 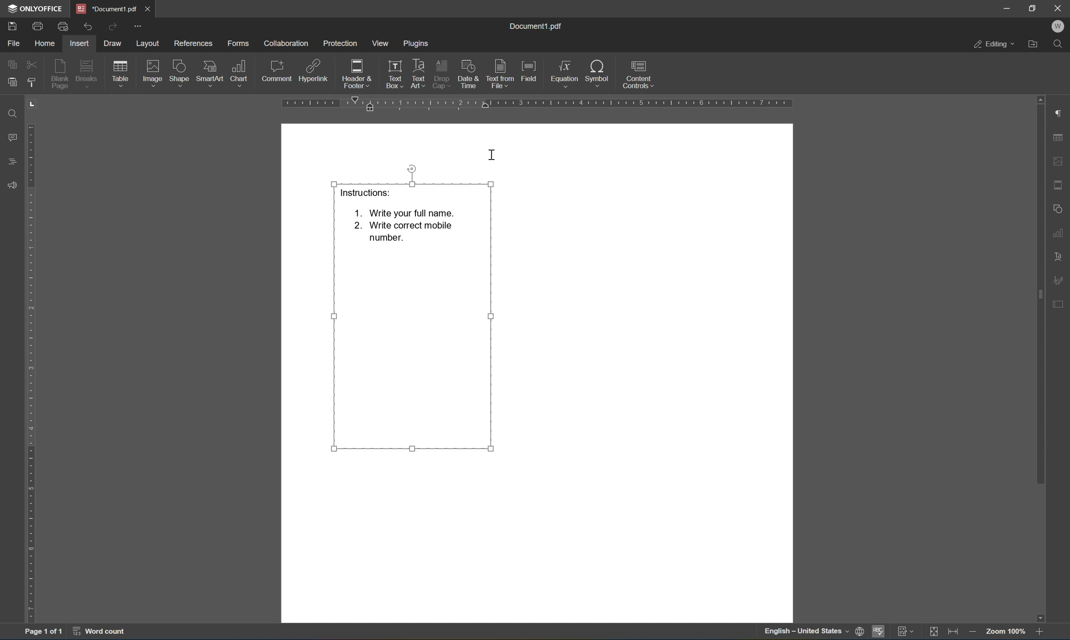 What do you see at coordinates (1007, 8) in the screenshot?
I see `Minimize` at bounding box center [1007, 8].